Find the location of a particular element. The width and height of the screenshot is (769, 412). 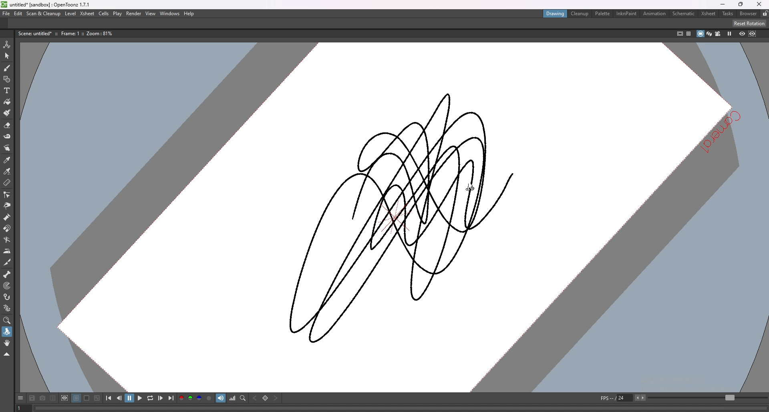

blue channel is located at coordinates (199, 398).